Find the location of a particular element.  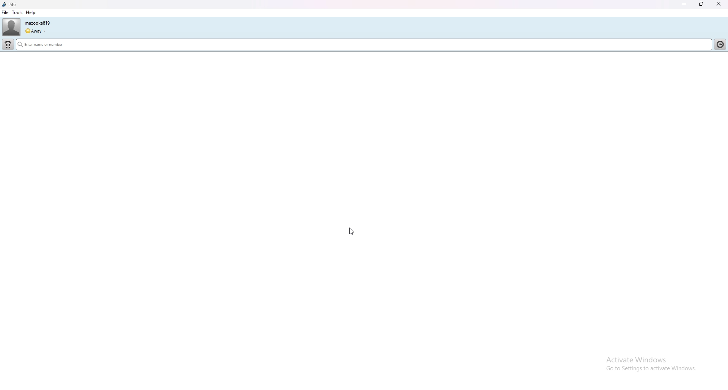

cursor is located at coordinates (351, 230).